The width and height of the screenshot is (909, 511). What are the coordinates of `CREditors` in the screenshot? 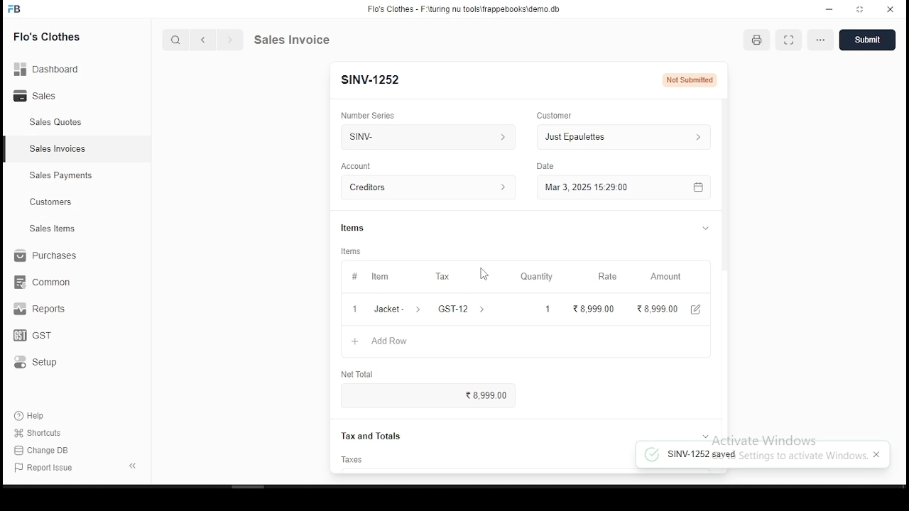 It's located at (429, 186).